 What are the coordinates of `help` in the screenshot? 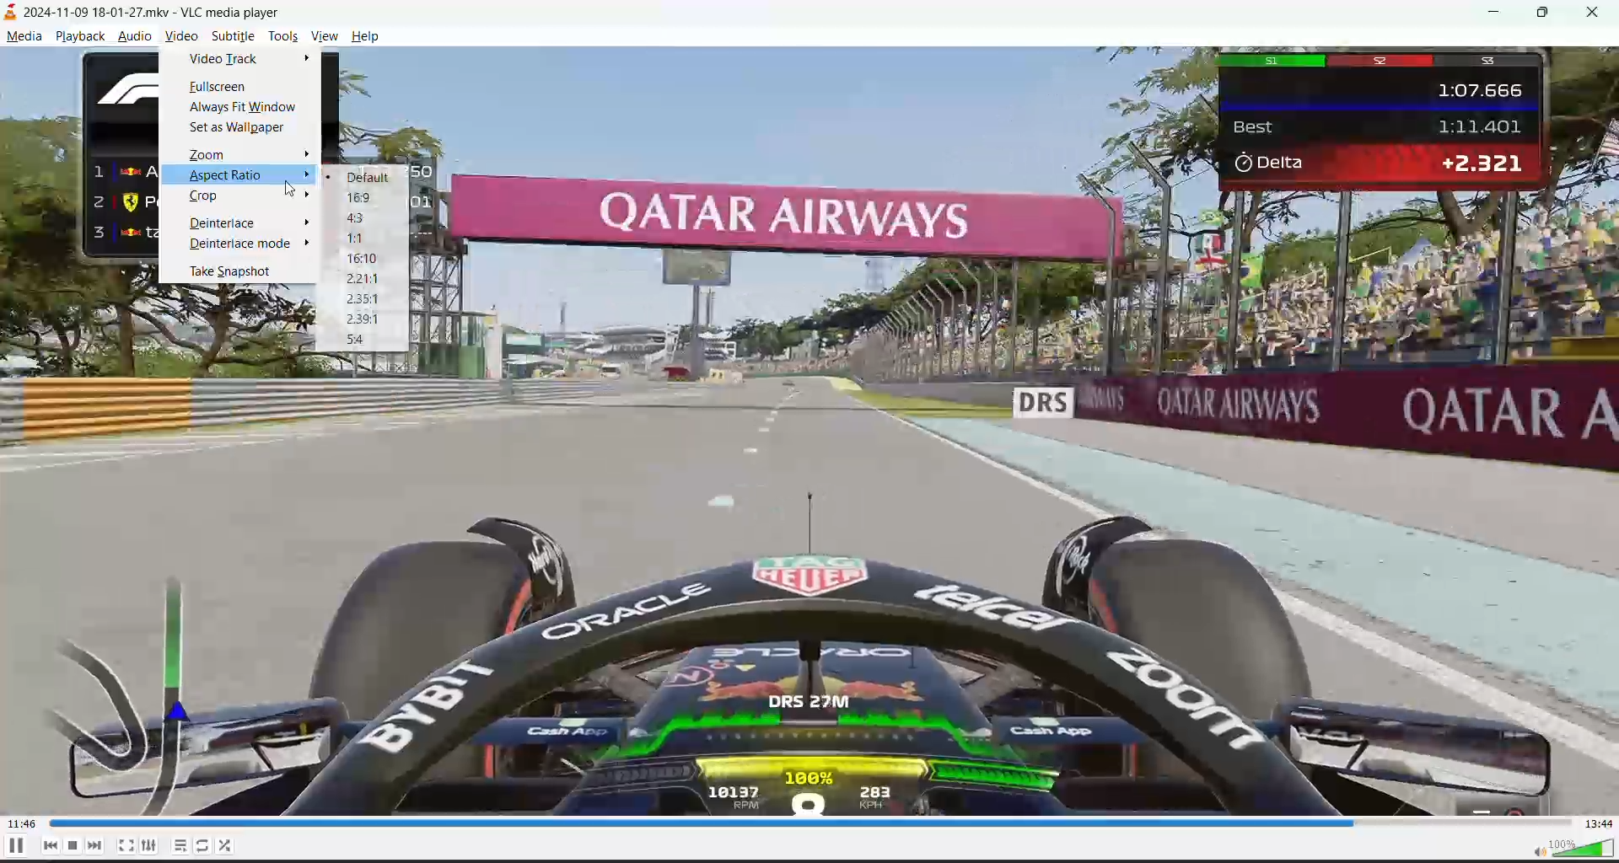 It's located at (364, 37).